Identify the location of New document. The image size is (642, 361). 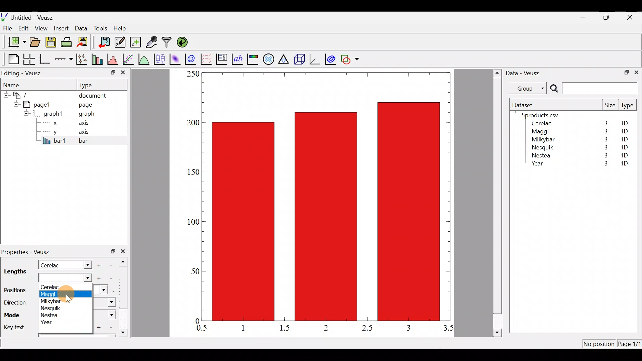
(14, 42).